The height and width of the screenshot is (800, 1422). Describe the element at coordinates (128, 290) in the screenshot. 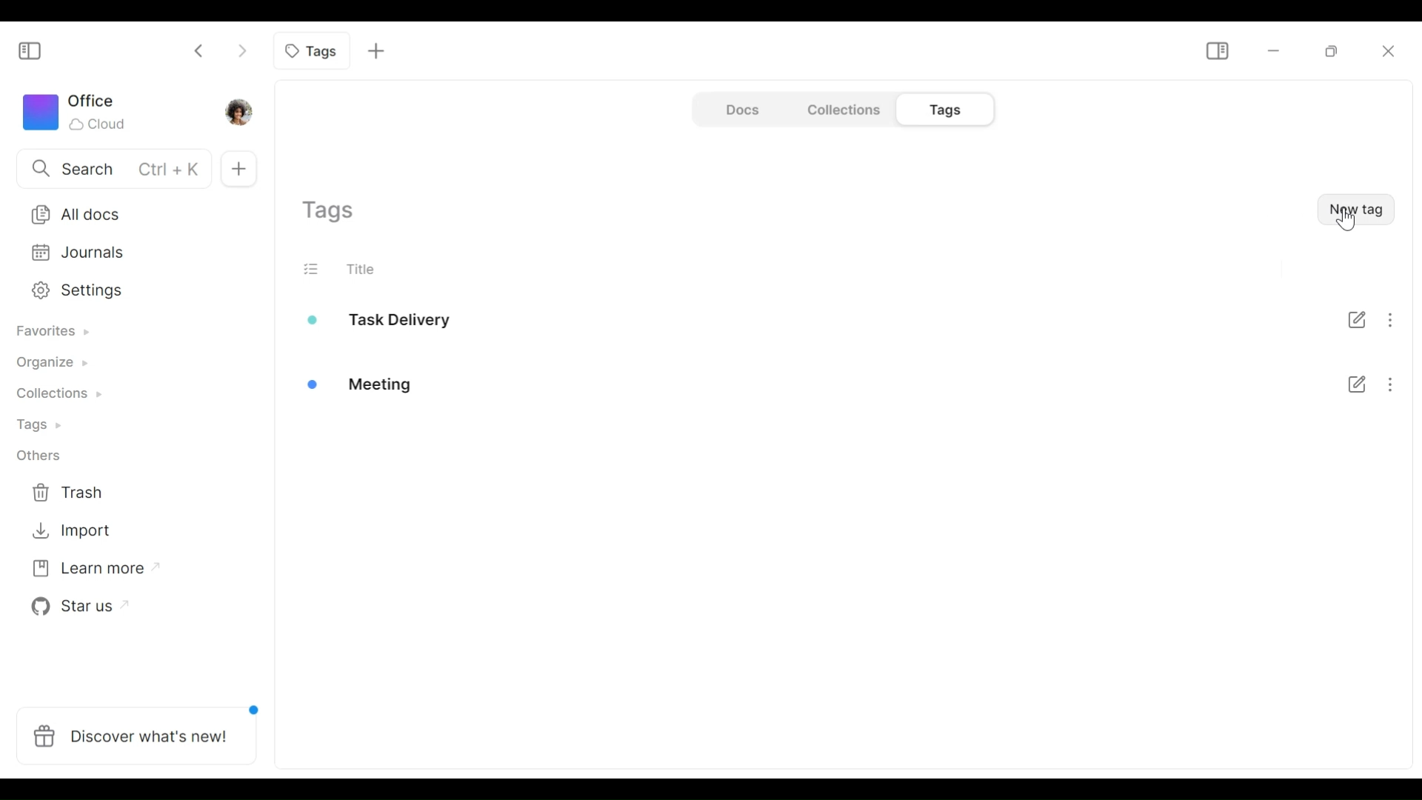

I see `Settings` at that location.